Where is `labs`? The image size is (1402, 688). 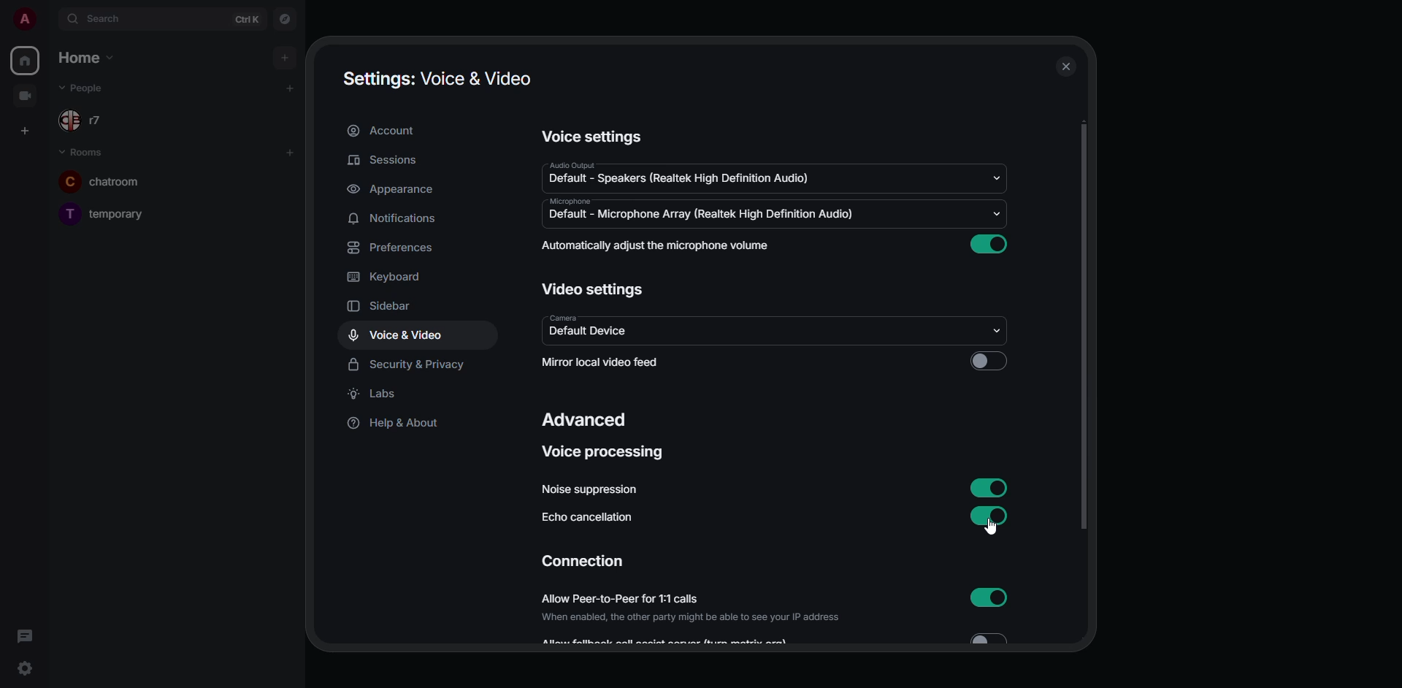 labs is located at coordinates (377, 395).